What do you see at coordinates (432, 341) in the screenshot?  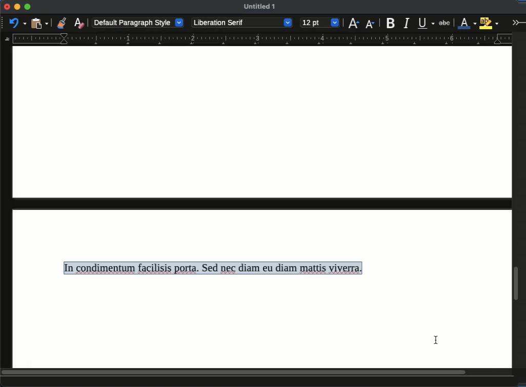 I see `cursor` at bounding box center [432, 341].